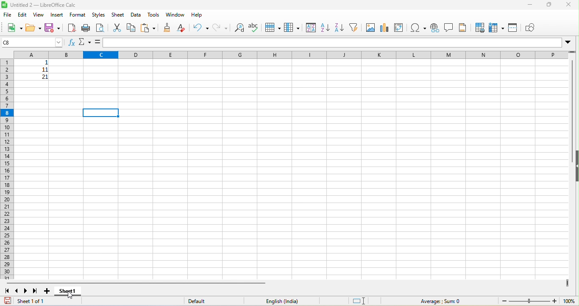  I want to click on save, so click(8, 300).